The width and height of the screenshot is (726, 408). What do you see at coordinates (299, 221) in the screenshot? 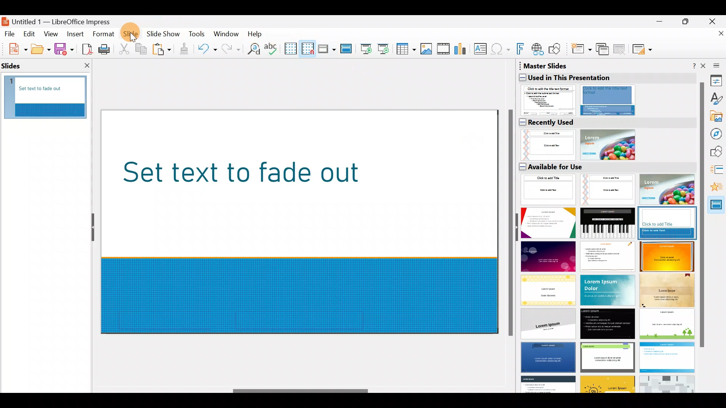
I see `Presentation slide` at bounding box center [299, 221].